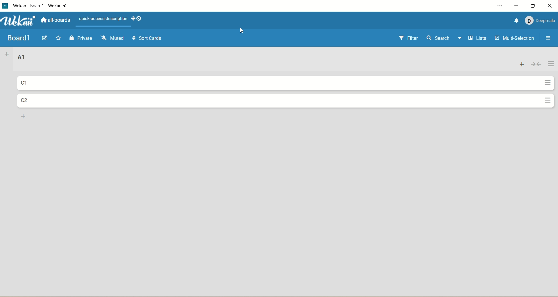 This screenshot has width=558, height=297. Describe the element at coordinates (25, 116) in the screenshot. I see `add` at that location.